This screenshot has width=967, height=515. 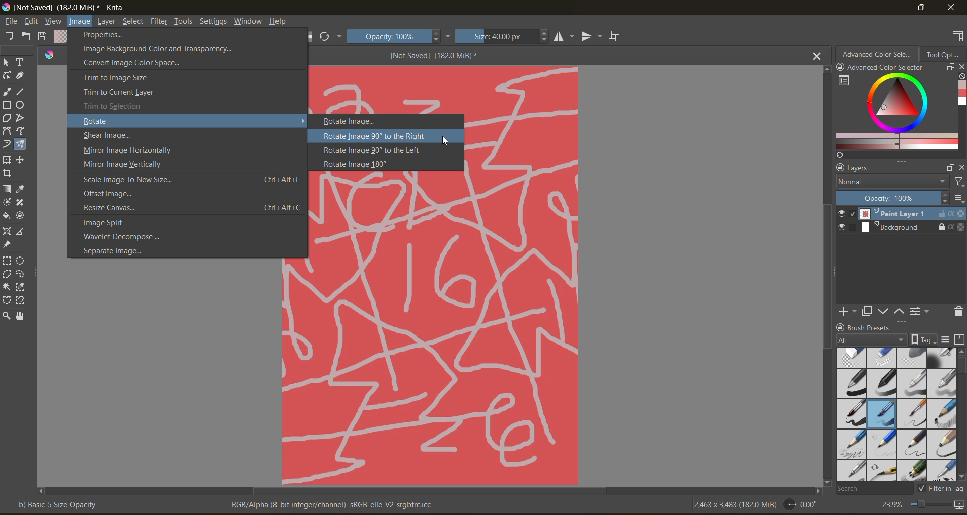 What do you see at coordinates (871, 340) in the screenshot?
I see `tag` at bounding box center [871, 340].